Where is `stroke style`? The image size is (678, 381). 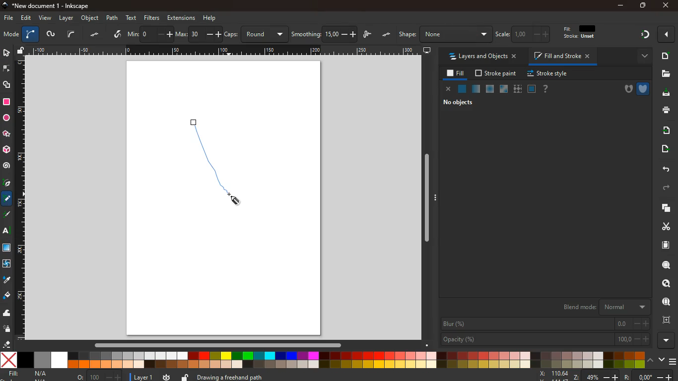
stroke style is located at coordinates (549, 74).